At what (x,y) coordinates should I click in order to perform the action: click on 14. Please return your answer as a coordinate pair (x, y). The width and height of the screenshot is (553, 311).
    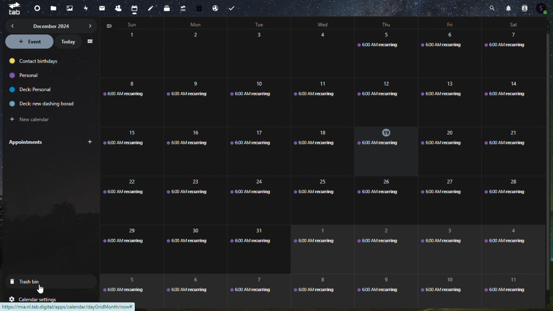
    Looking at the image, I should click on (514, 102).